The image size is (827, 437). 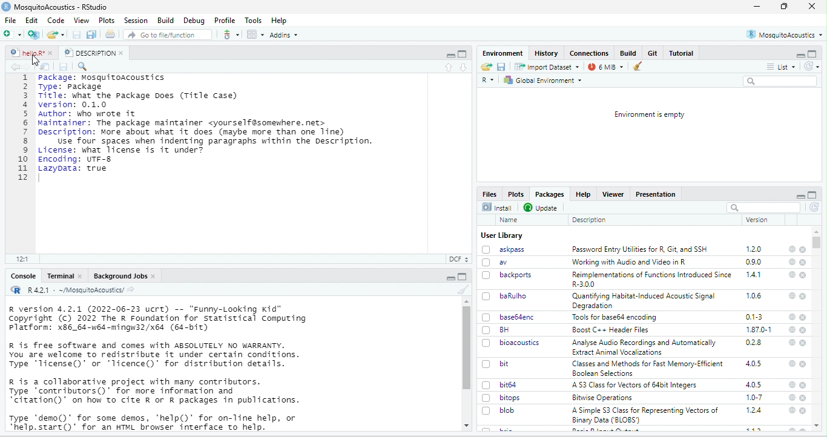 What do you see at coordinates (13, 67) in the screenshot?
I see `backward` at bounding box center [13, 67].